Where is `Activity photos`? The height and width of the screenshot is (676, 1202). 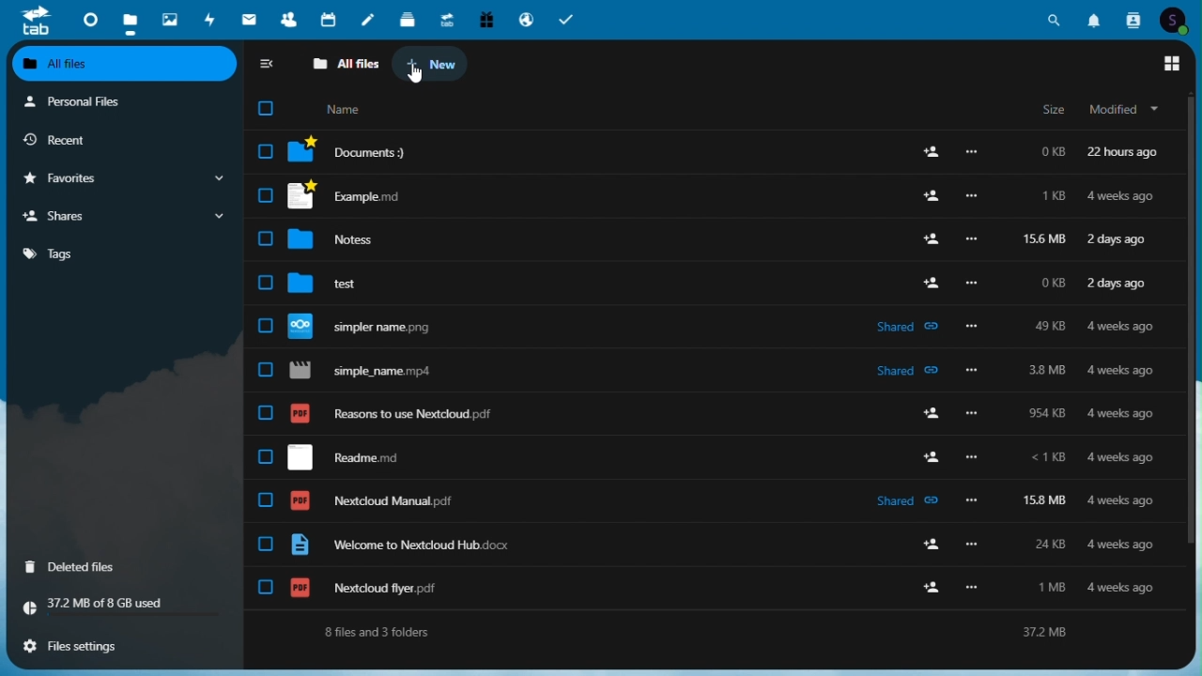 Activity photos is located at coordinates (211, 19).